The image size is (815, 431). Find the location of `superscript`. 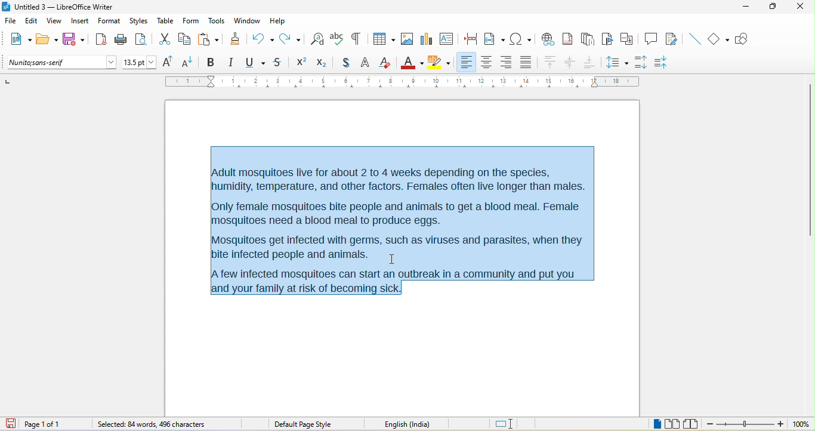

superscript is located at coordinates (301, 62).